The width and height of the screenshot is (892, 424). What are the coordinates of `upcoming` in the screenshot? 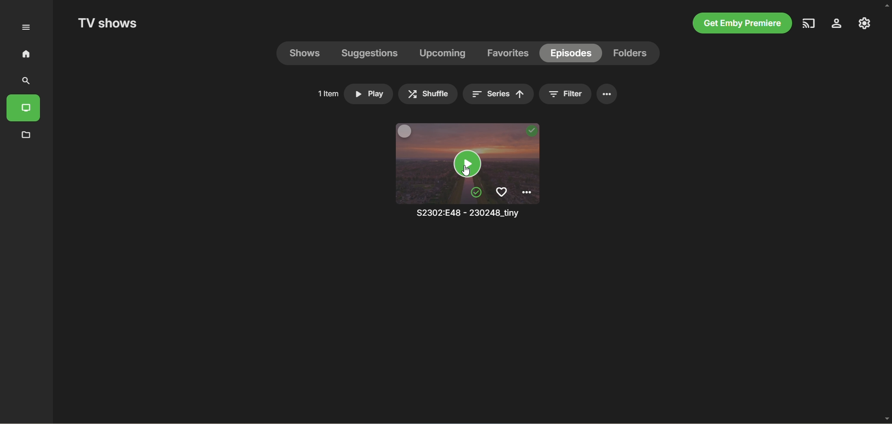 It's located at (442, 53).